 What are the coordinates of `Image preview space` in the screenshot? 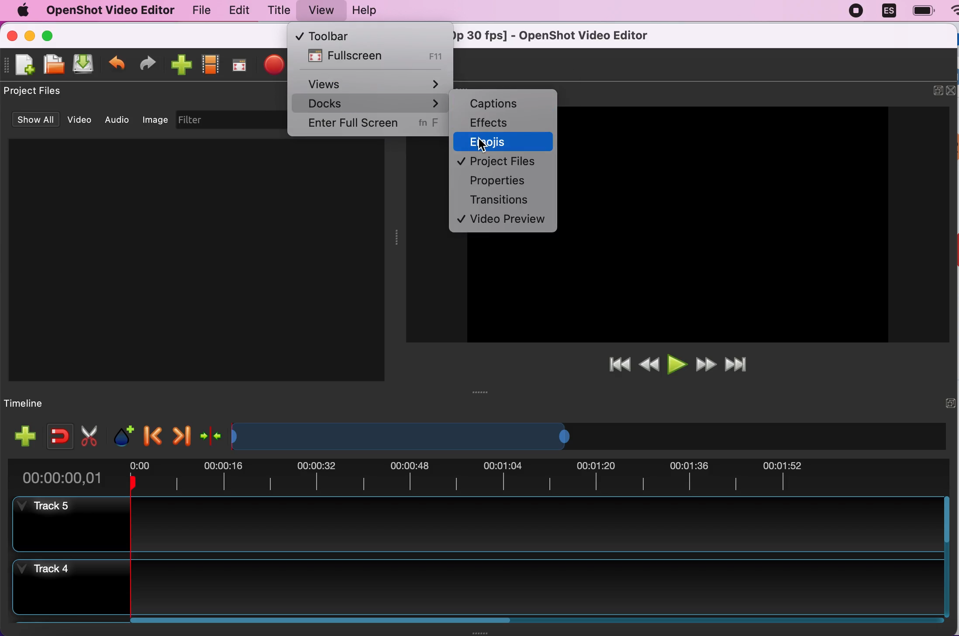 It's located at (722, 224).